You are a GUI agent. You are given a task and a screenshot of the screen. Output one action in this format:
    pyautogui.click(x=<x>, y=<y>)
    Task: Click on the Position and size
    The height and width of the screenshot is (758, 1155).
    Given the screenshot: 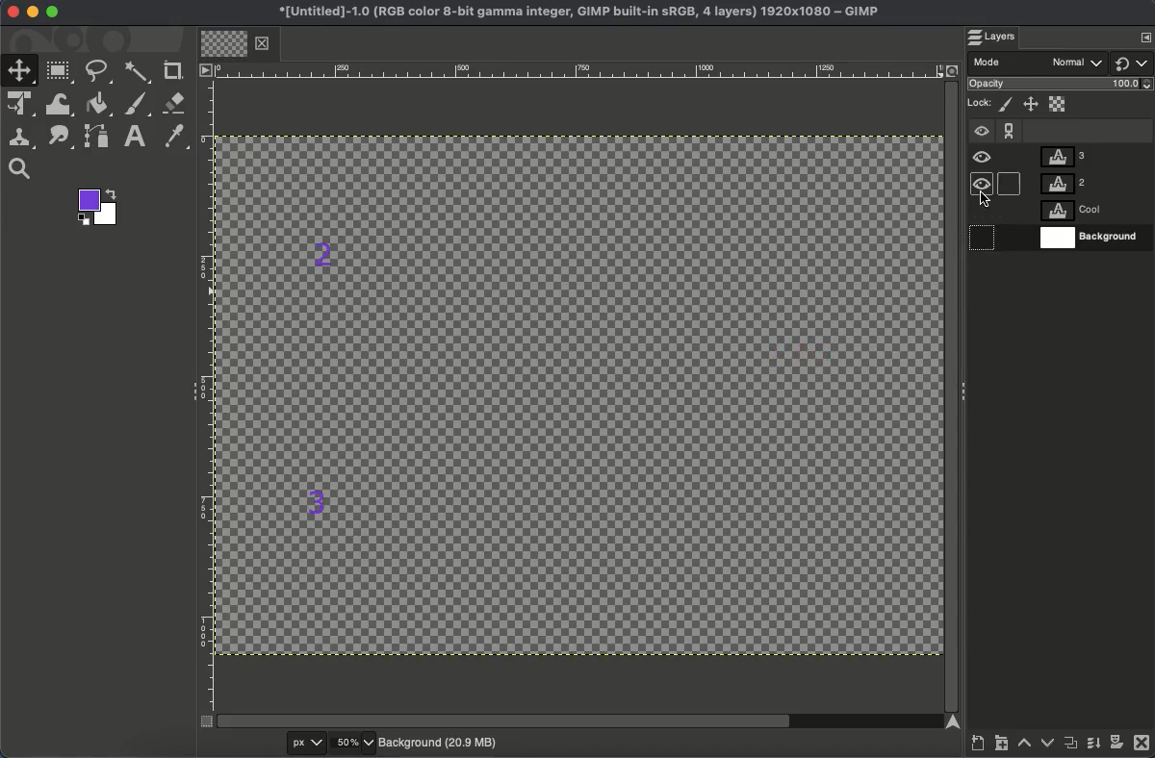 What is the action you would take?
    pyautogui.click(x=1032, y=106)
    